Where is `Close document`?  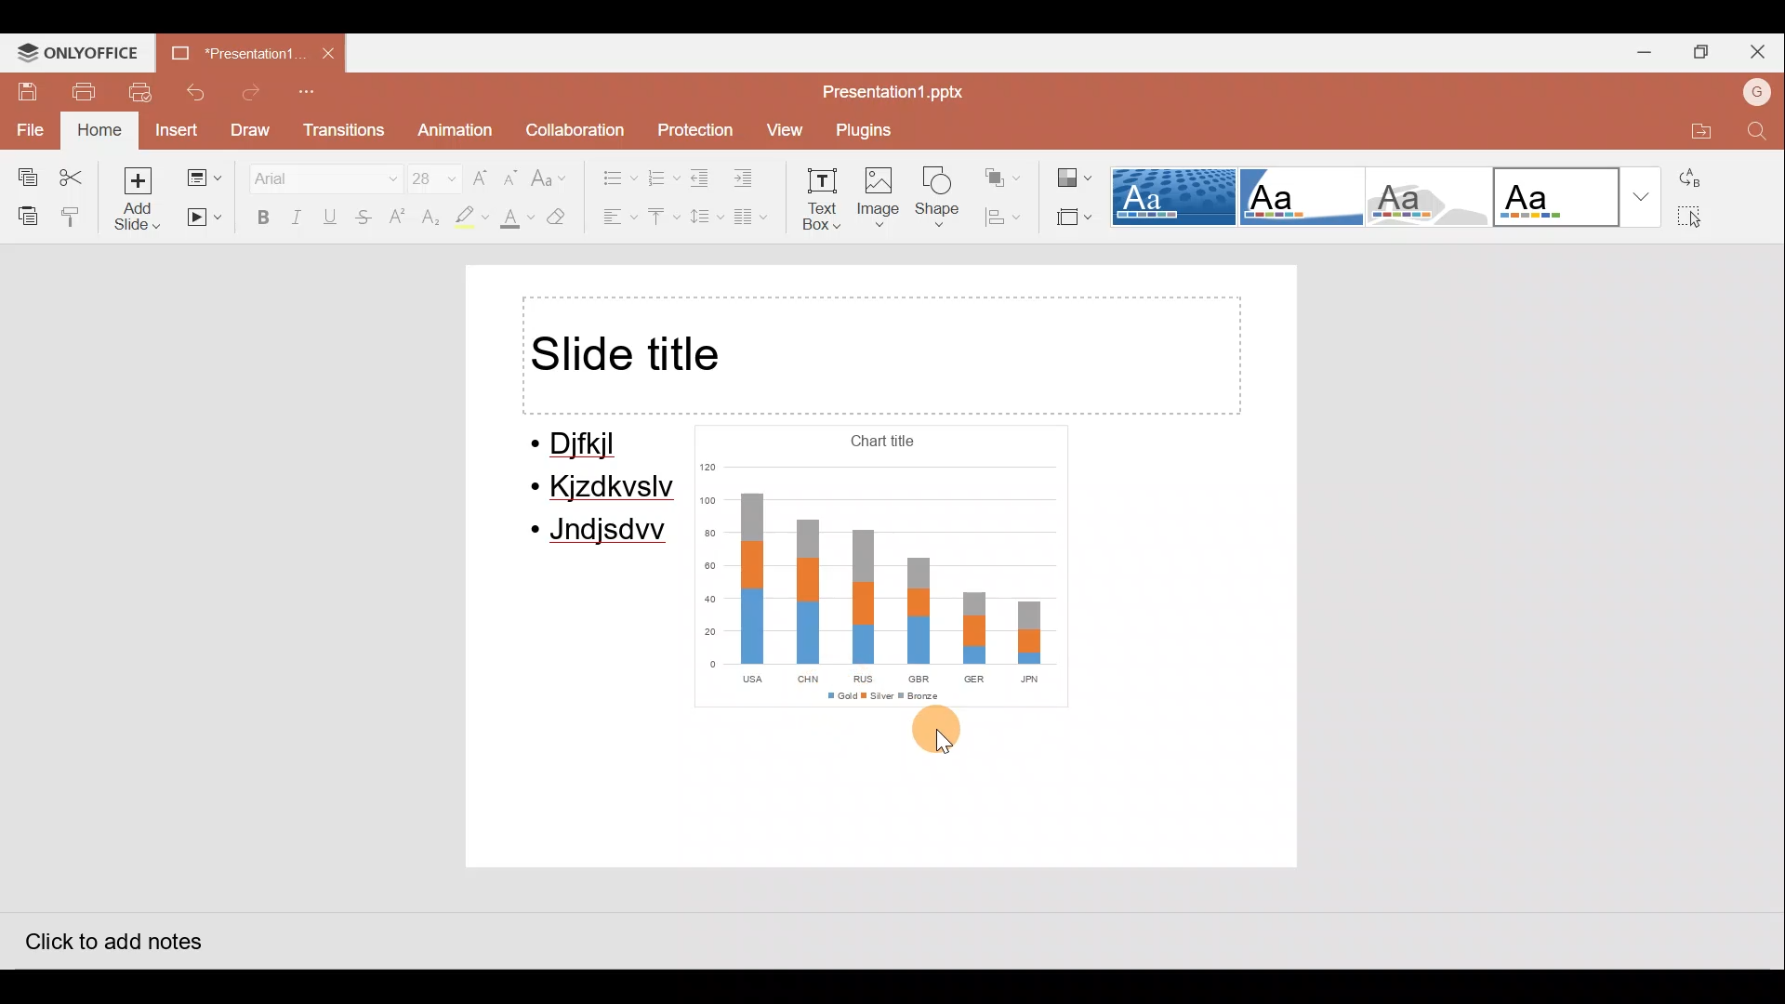 Close document is located at coordinates (330, 55).